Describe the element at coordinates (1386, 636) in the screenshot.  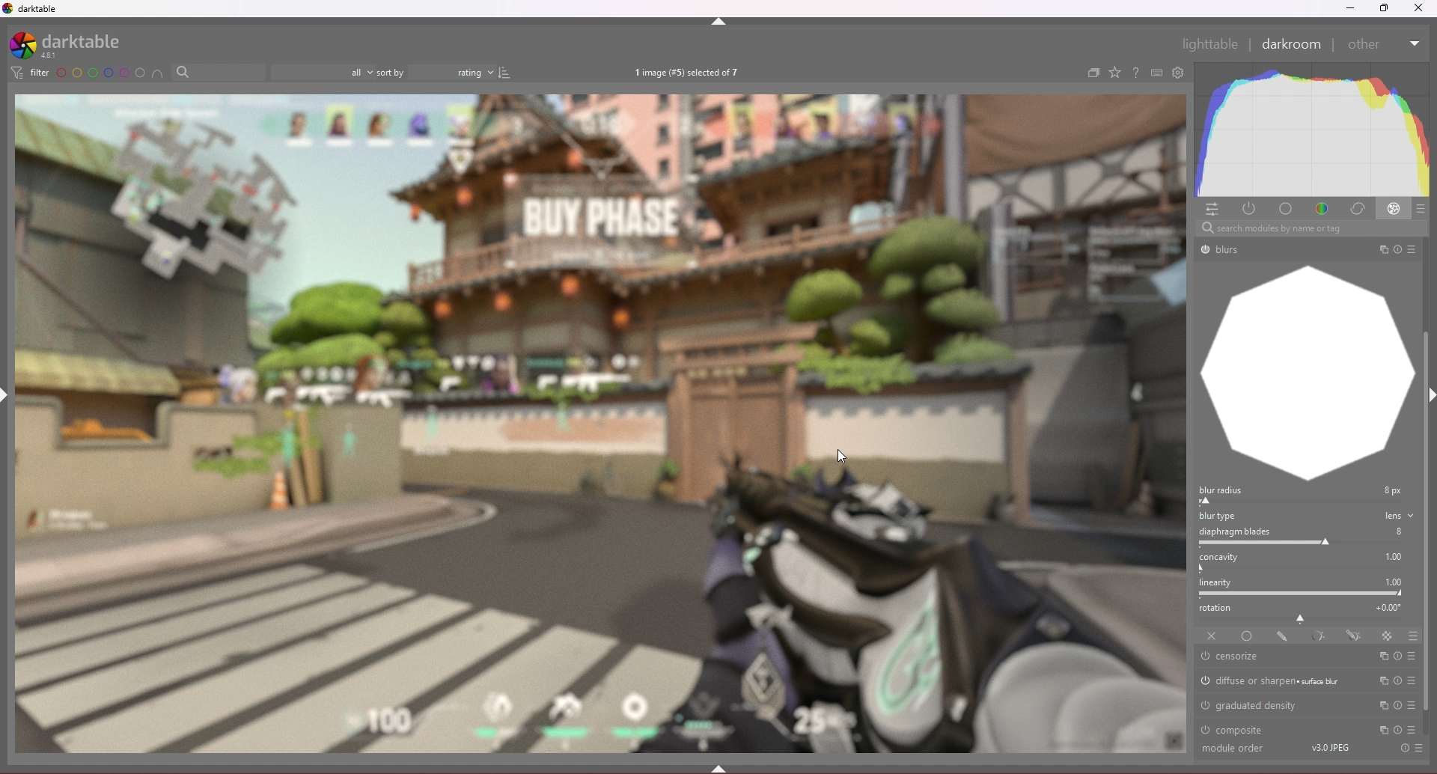
I see `raster mask` at that location.